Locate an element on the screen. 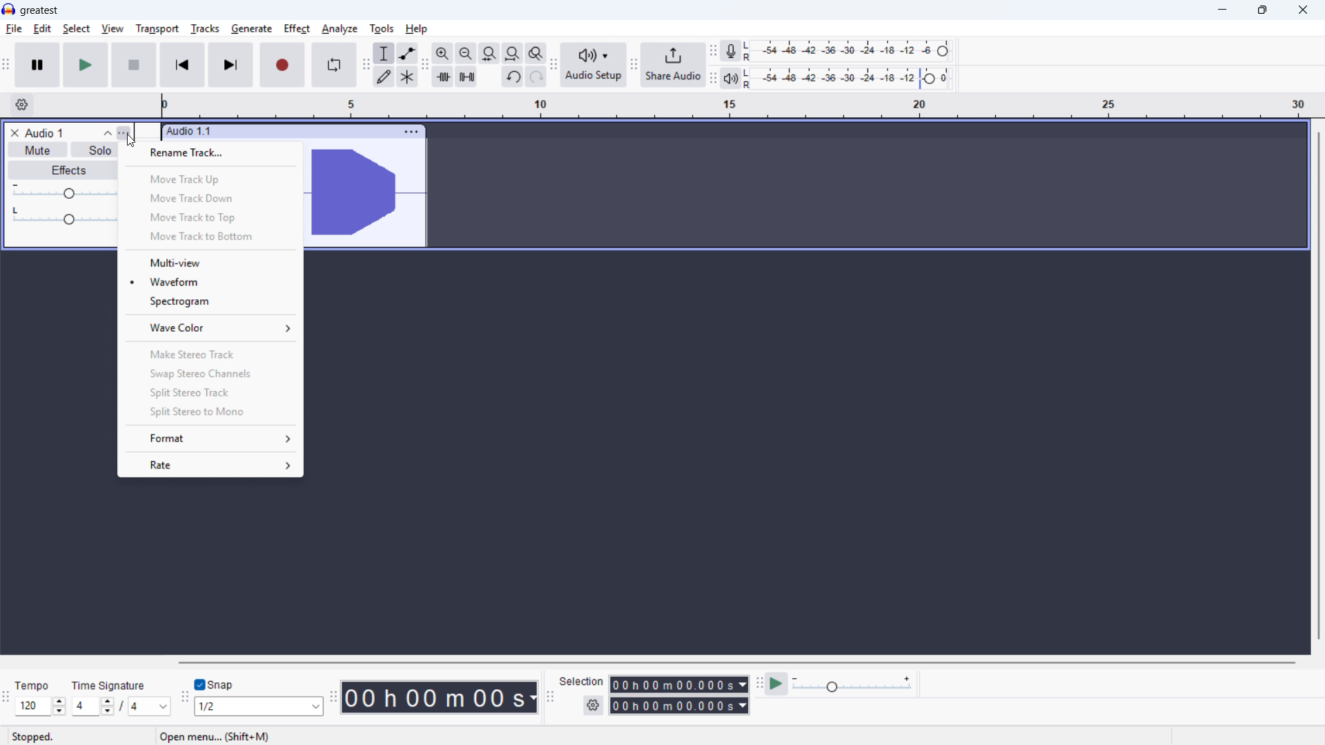 This screenshot has width=1325, height=745. audio setup is located at coordinates (593, 66).